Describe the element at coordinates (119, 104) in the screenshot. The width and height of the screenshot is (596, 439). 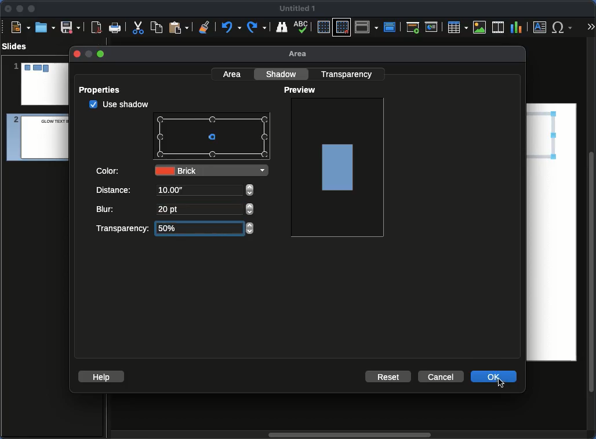
I see `checked Use shadow` at that location.